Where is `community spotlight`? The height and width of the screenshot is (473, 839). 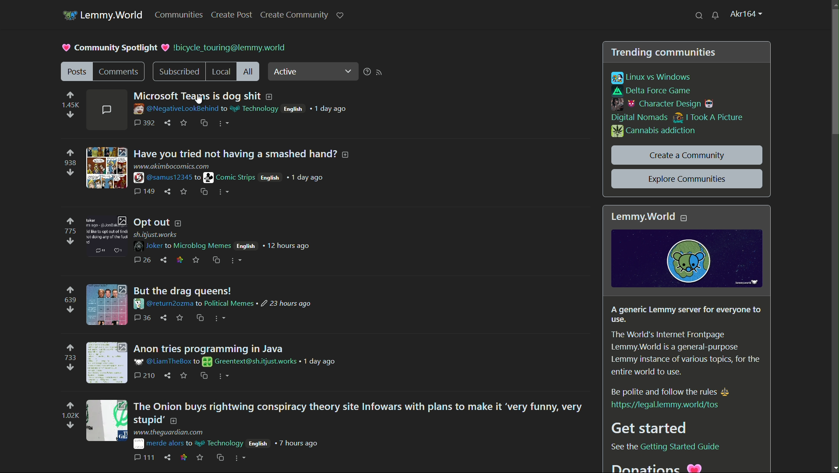 community spotlight is located at coordinates (110, 48).